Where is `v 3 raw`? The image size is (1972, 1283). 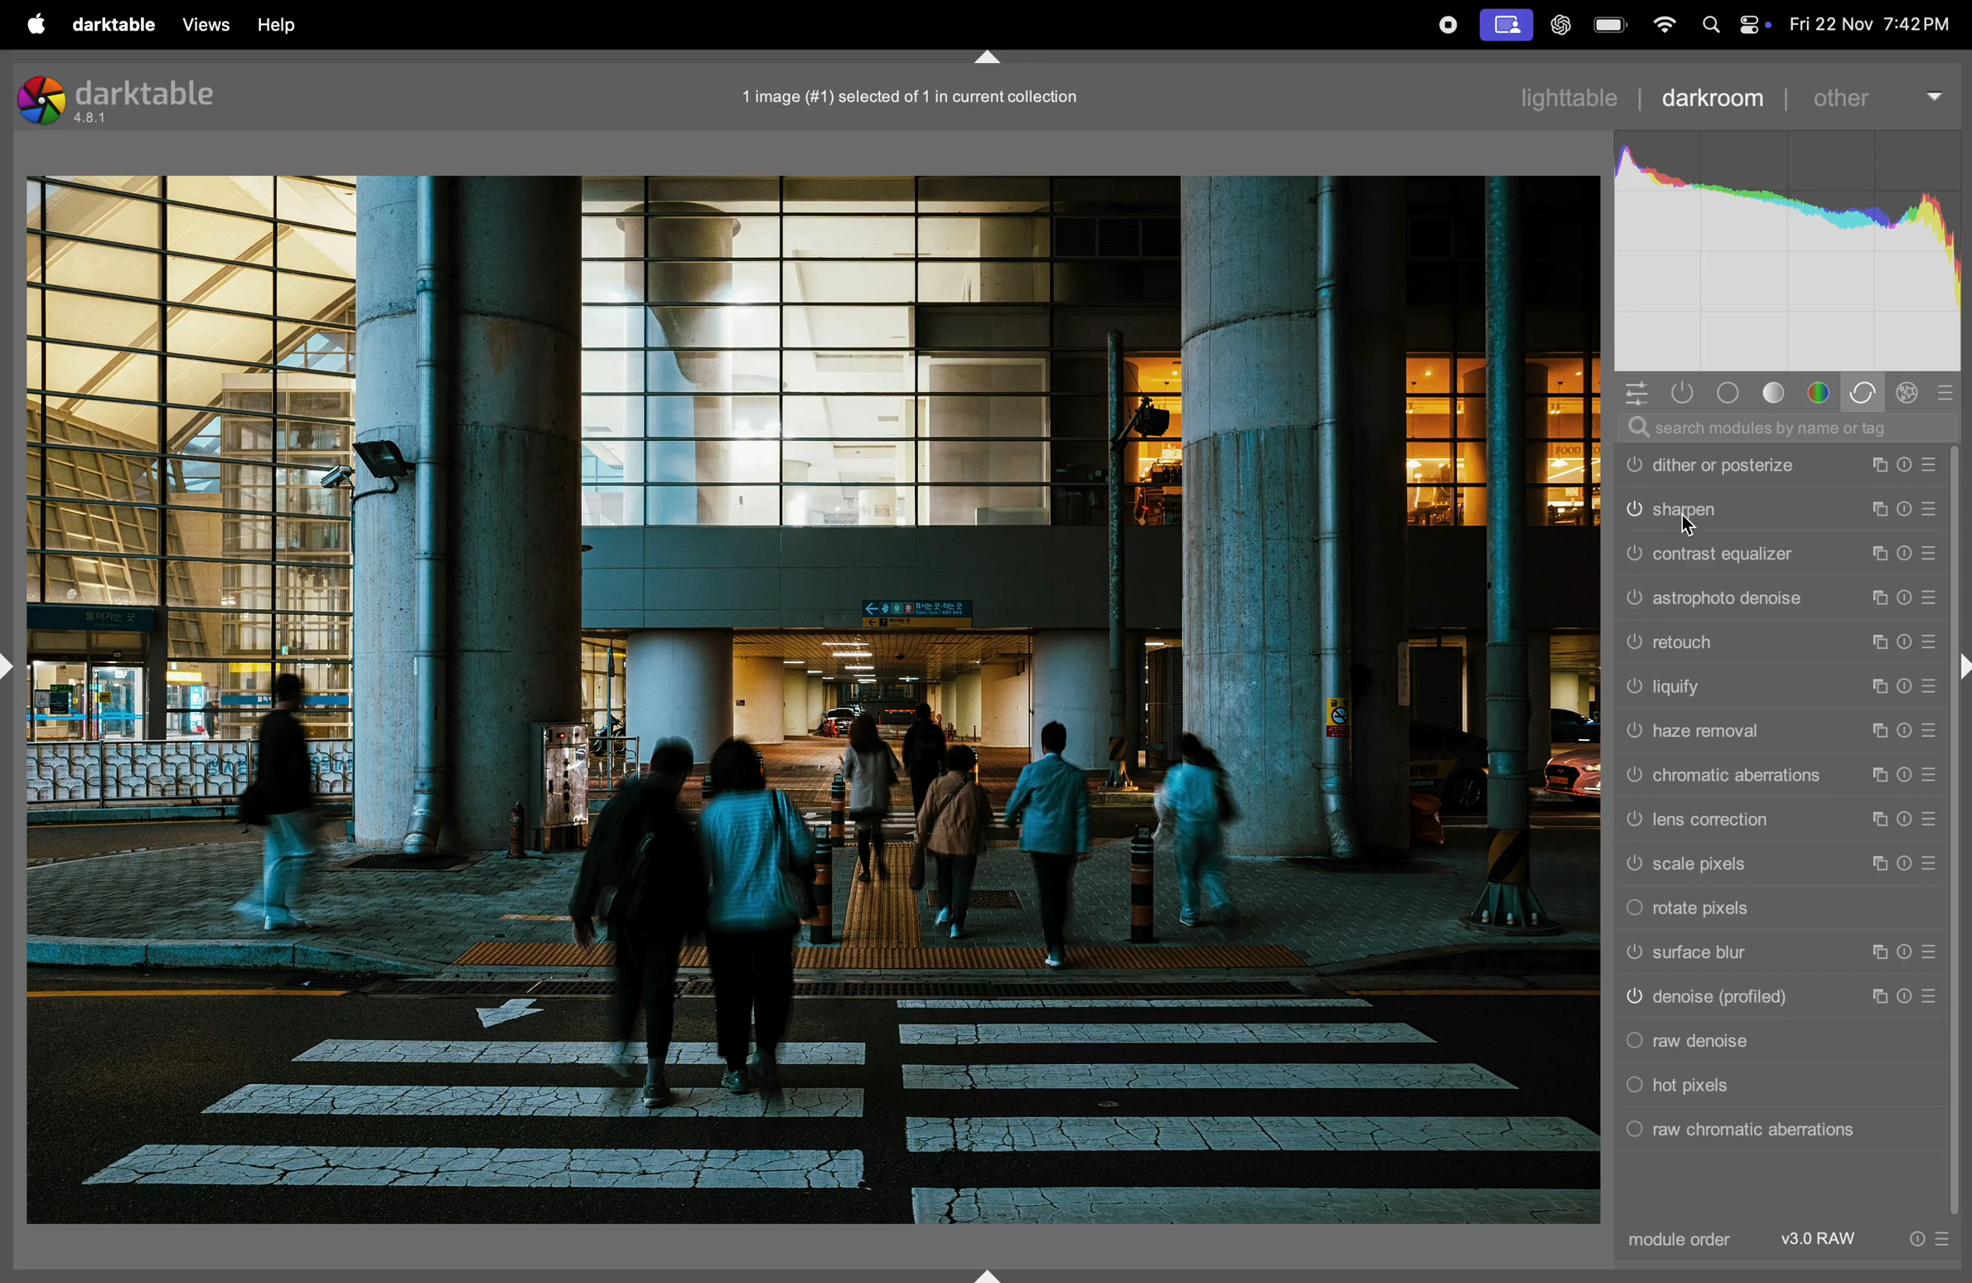 v 3 raw is located at coordinates (1824, 1239).